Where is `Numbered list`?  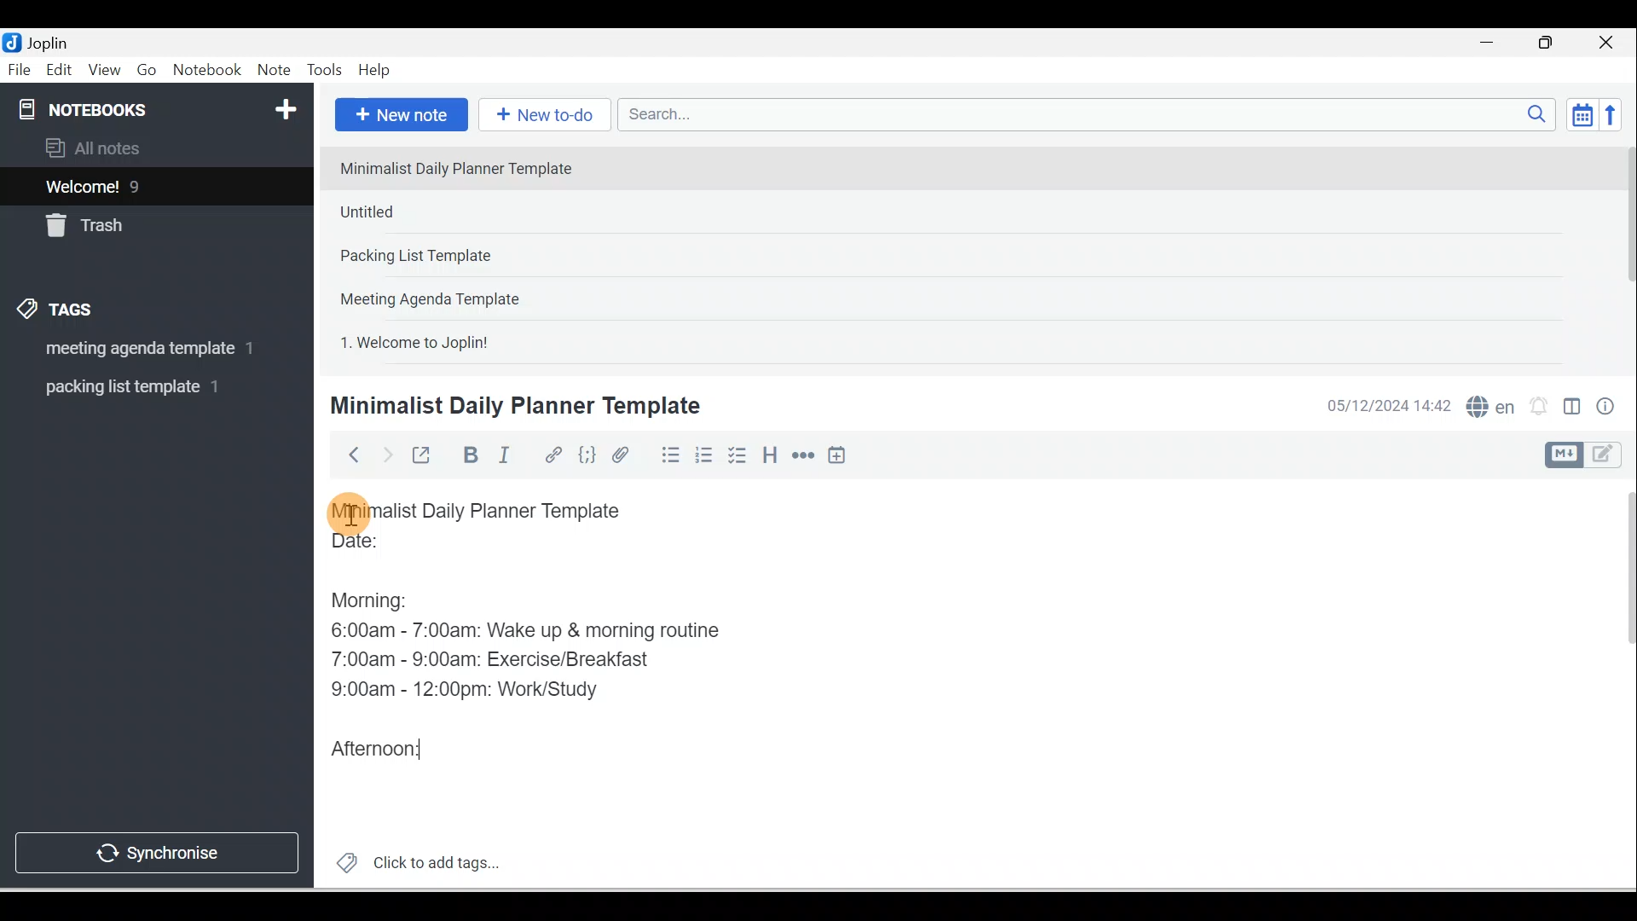 Numbered list is located at coordinates (704, 455).